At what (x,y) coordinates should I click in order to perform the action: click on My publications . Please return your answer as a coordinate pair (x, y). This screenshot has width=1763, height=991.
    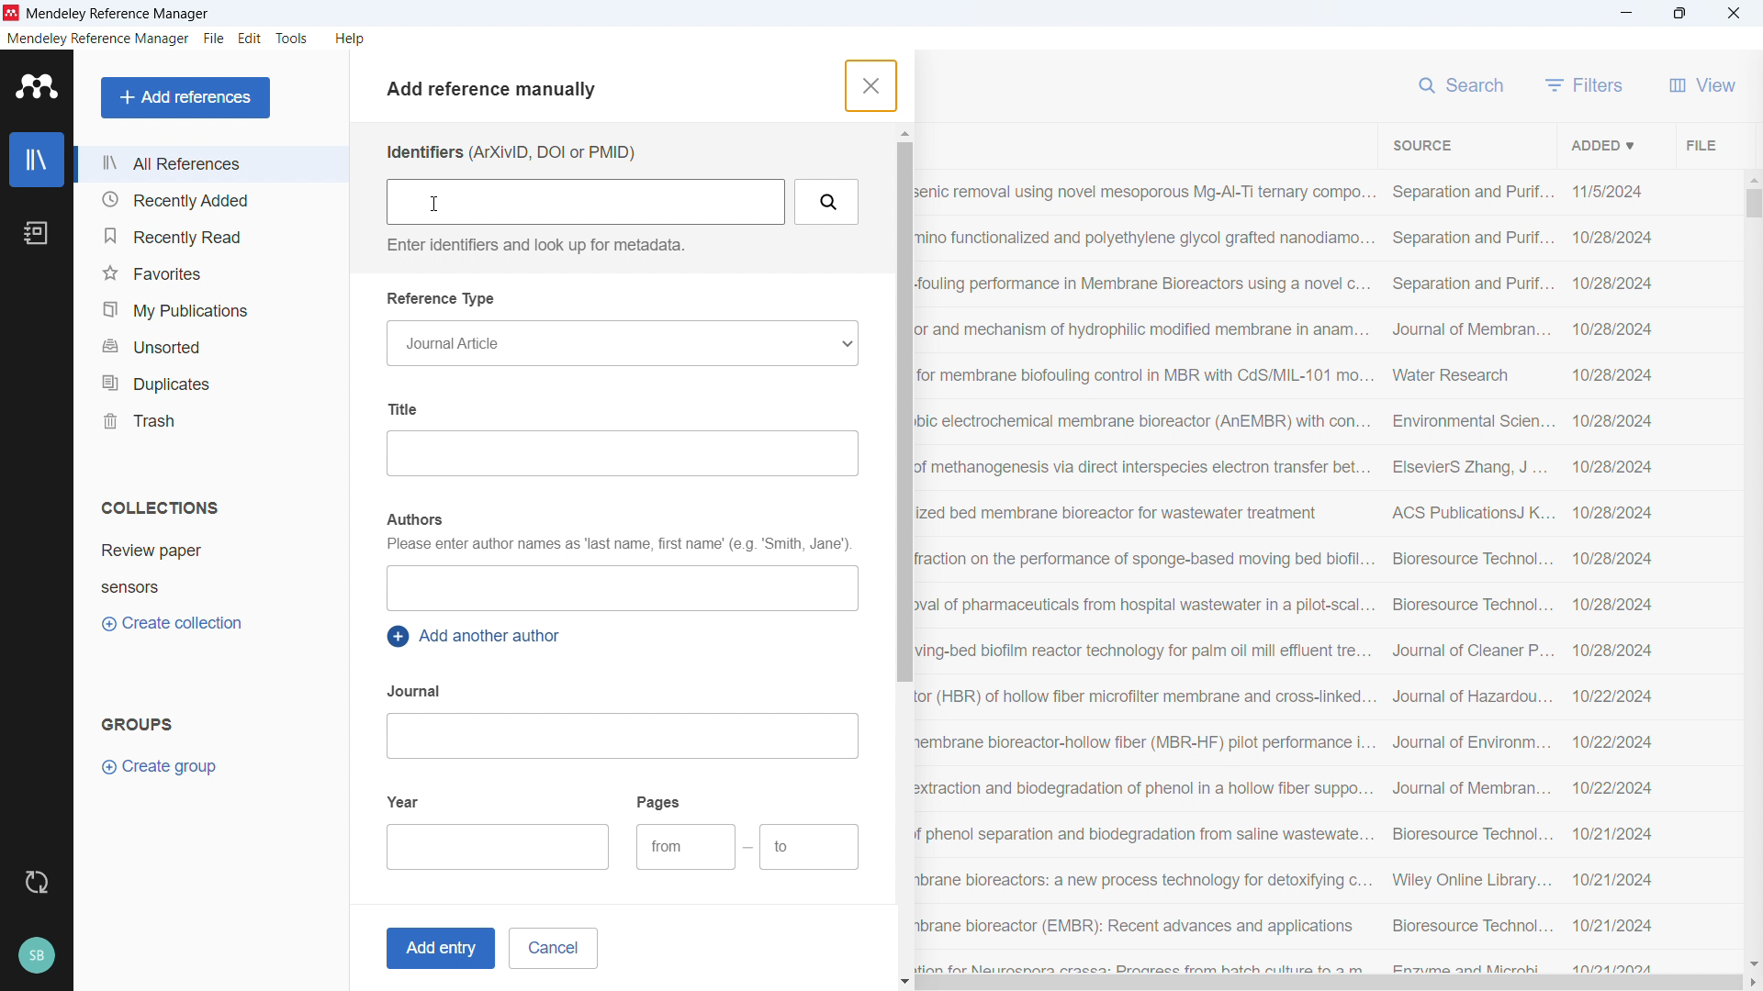
    Looking at the image, I should click on (208, 309).